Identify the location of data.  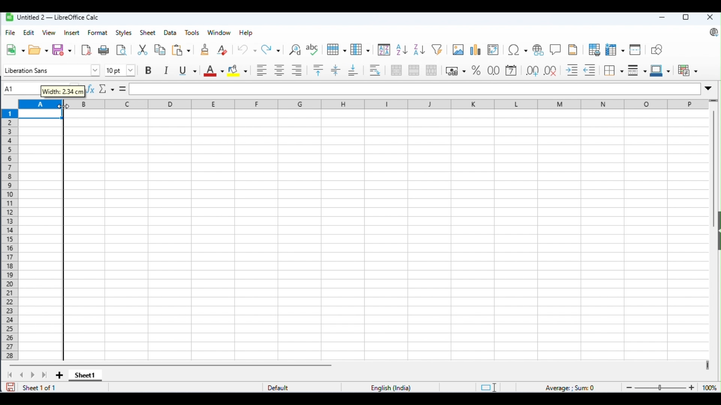
(171, 33).